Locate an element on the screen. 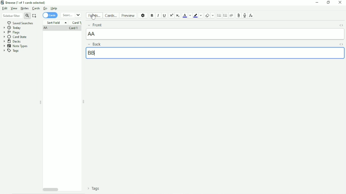  Attach picture/audio/video is located at coordinates (238, 15).